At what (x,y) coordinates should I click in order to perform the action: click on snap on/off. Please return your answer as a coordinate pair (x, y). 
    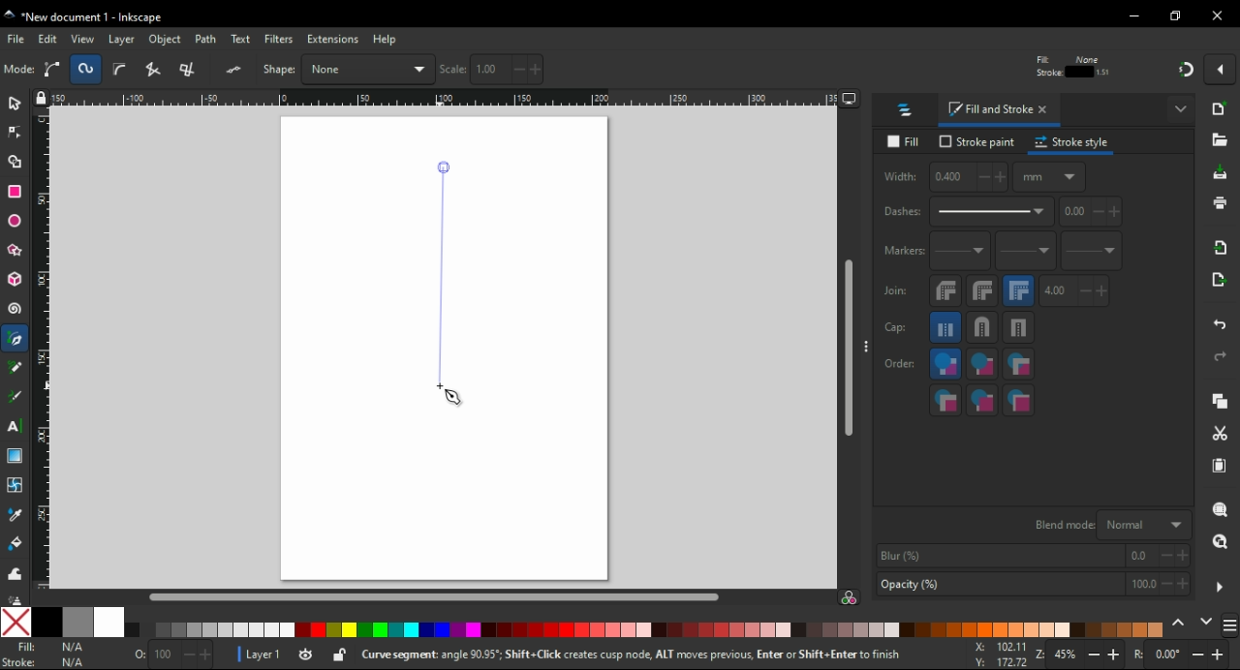
    Looking at the image, I should click on (1186, 68).